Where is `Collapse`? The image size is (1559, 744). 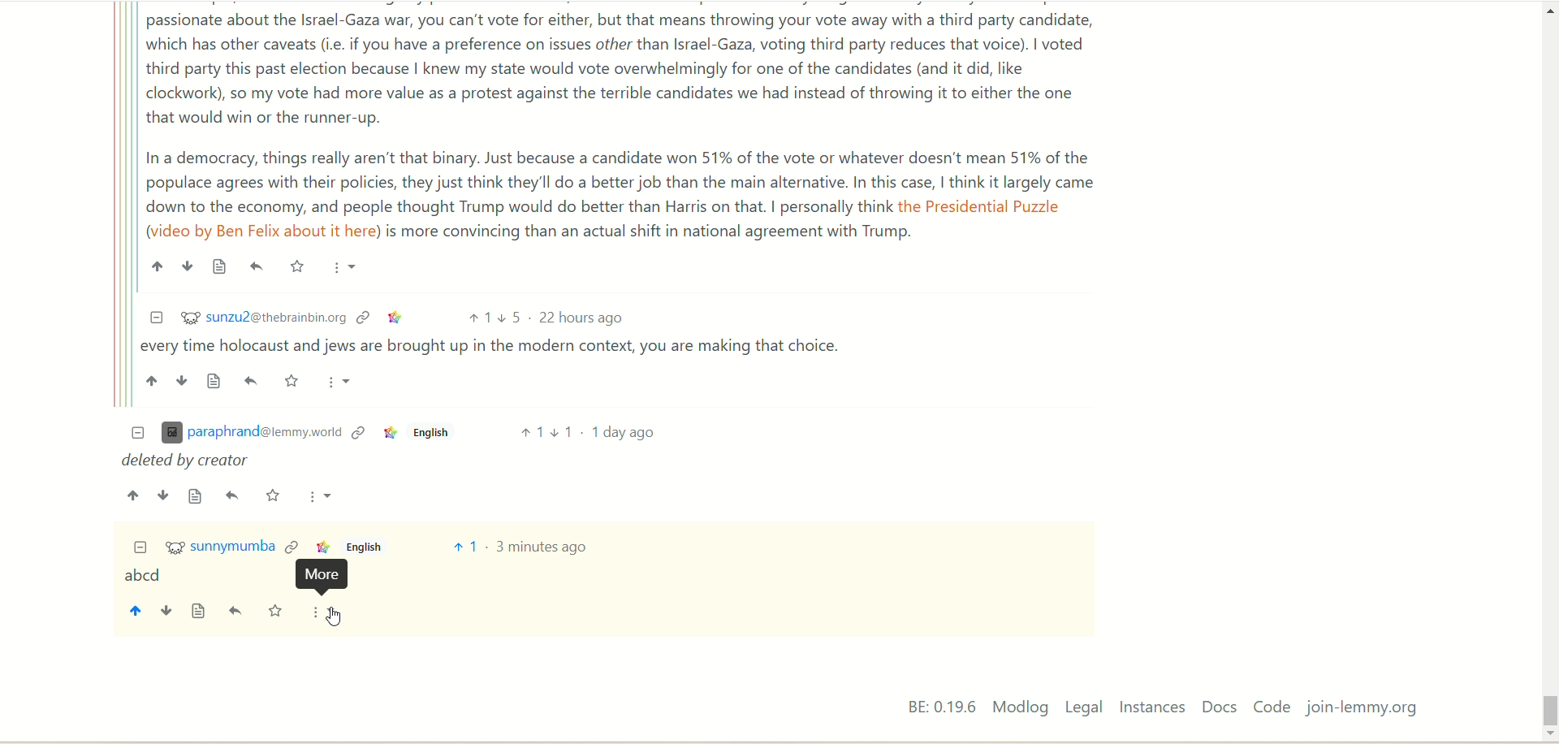 Collapse is located at coordinates (140, 548).